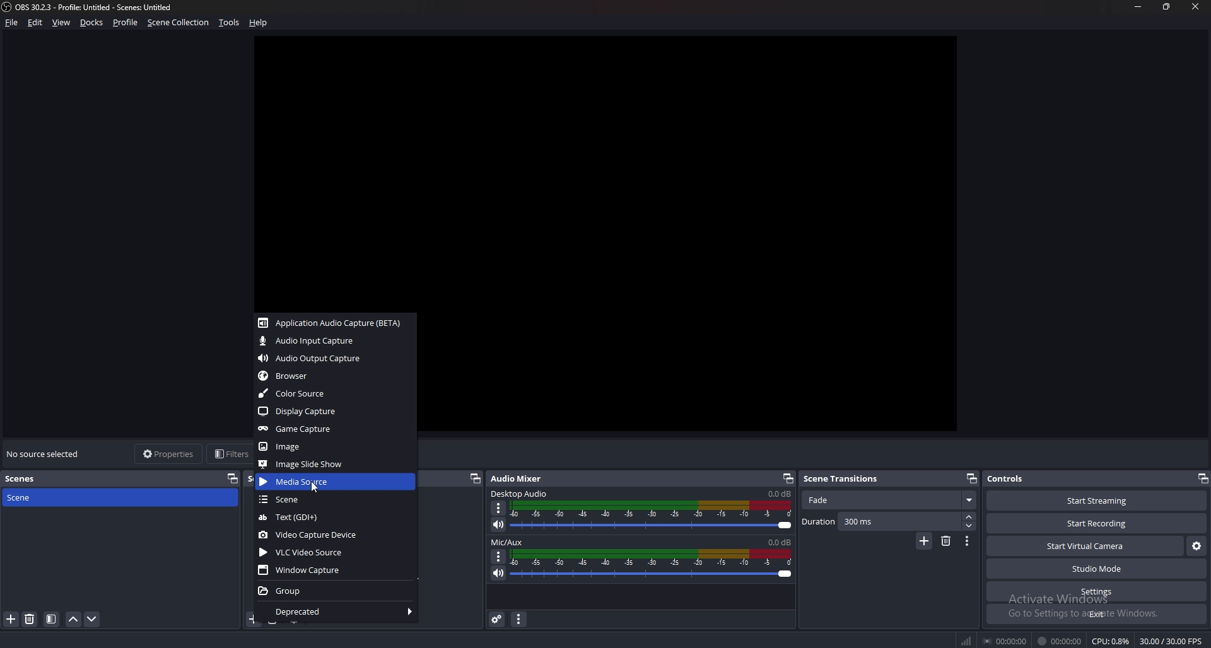 The height and width of the screenshot is (648, 1211). I want to click on mic/aux, so click(509, 543).